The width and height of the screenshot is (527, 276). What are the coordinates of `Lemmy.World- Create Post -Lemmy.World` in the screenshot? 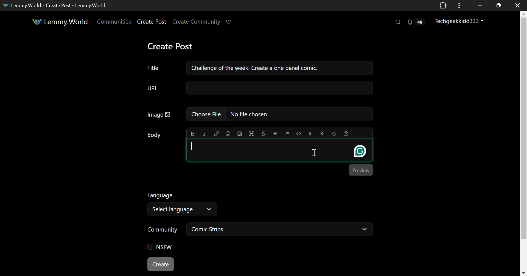 It's located at (57, 5).